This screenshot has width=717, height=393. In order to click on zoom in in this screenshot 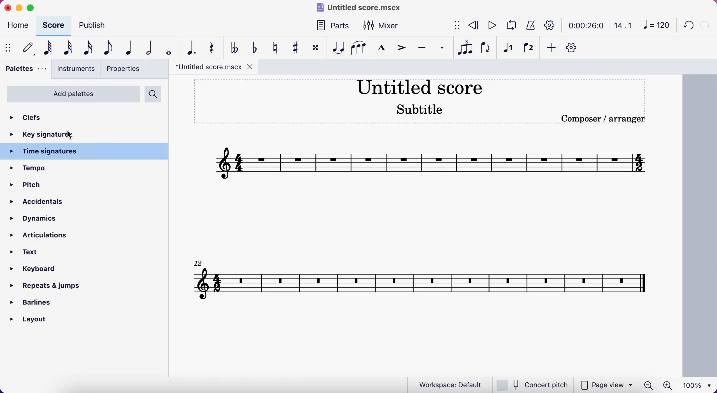, I will do `click(669, 385)`.